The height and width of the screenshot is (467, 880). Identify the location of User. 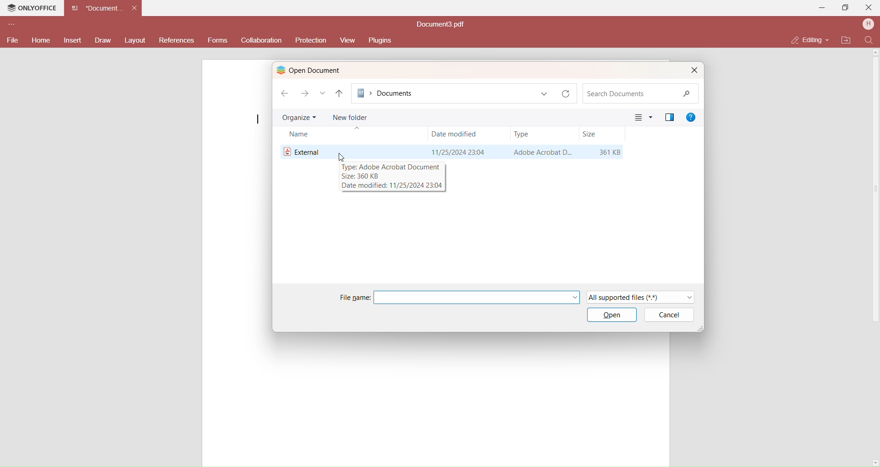
(868, 25).